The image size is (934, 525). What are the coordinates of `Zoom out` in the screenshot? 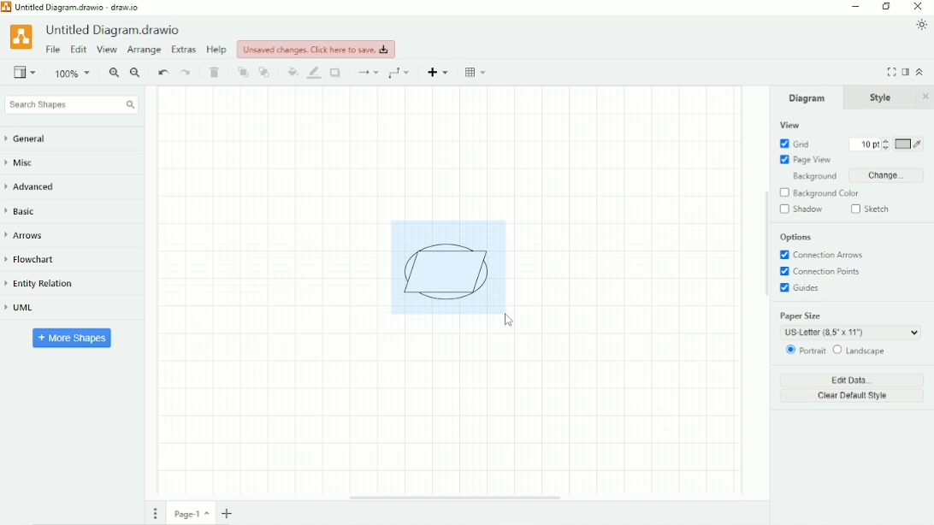 It's located at (136, 74).